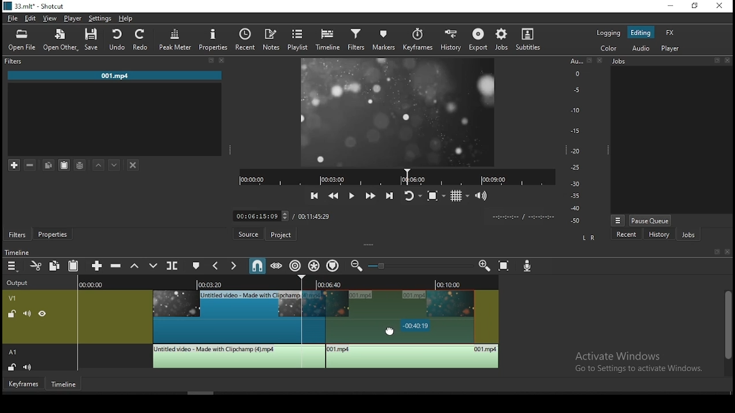  I want to click on settings, so click(99, 19).